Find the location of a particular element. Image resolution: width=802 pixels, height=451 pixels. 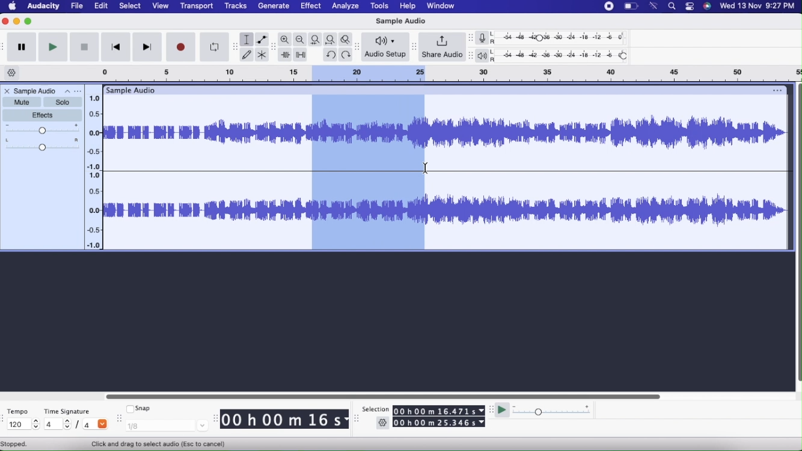

cursor is located at coordinates (427, 168).